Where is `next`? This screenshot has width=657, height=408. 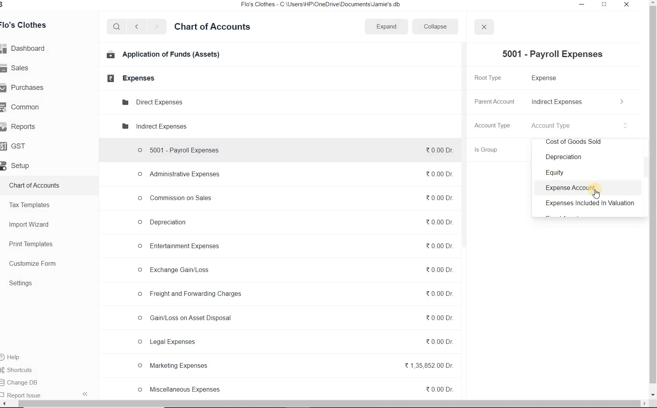 next is located at coordinates (158, 27).